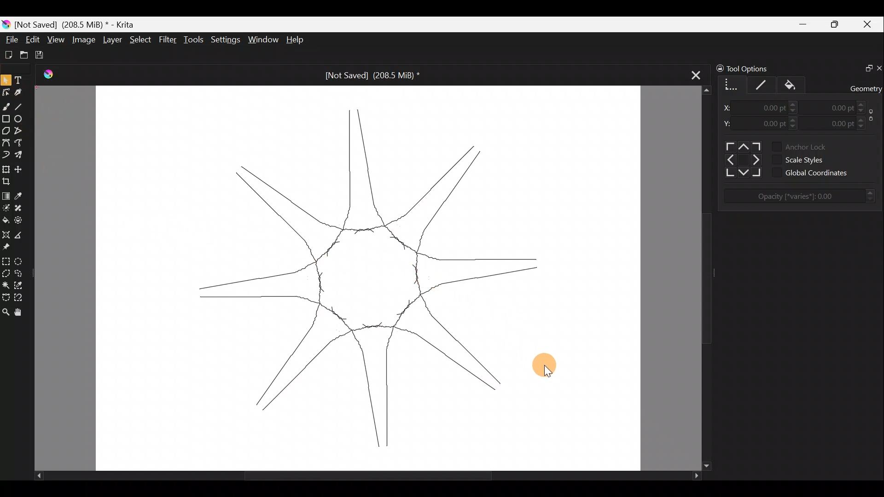  What do you see at coordinates (730, 123) in the screenshot?
I see `Y-axis dimension` at bounding box center [730, 123].